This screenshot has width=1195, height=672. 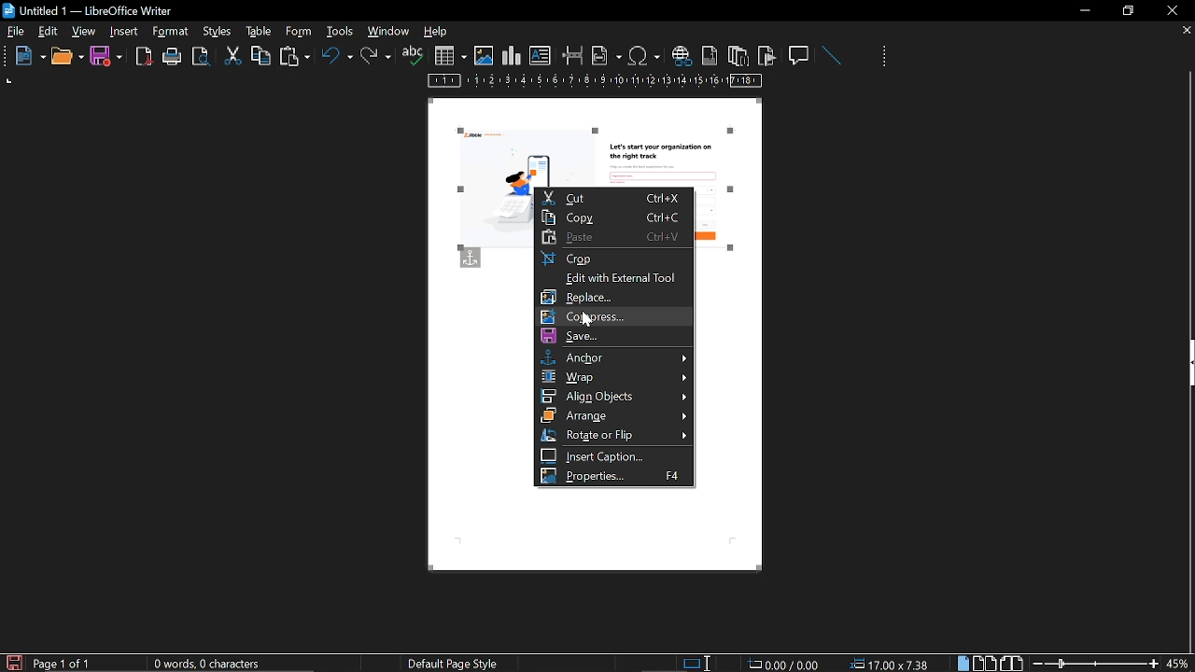 What do you see at coordinates (337, 59) in the screenshot?
I see `undo` at bounding box center [337, 59].